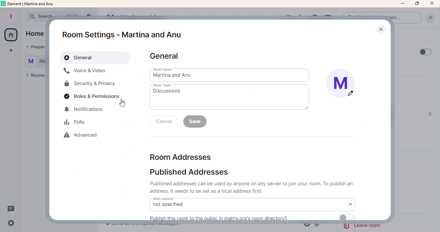 This screenshot has width=440, height=232. Describe the element at coordinates (430, 17) in the screenshot. I see `Clear Search` at that location.